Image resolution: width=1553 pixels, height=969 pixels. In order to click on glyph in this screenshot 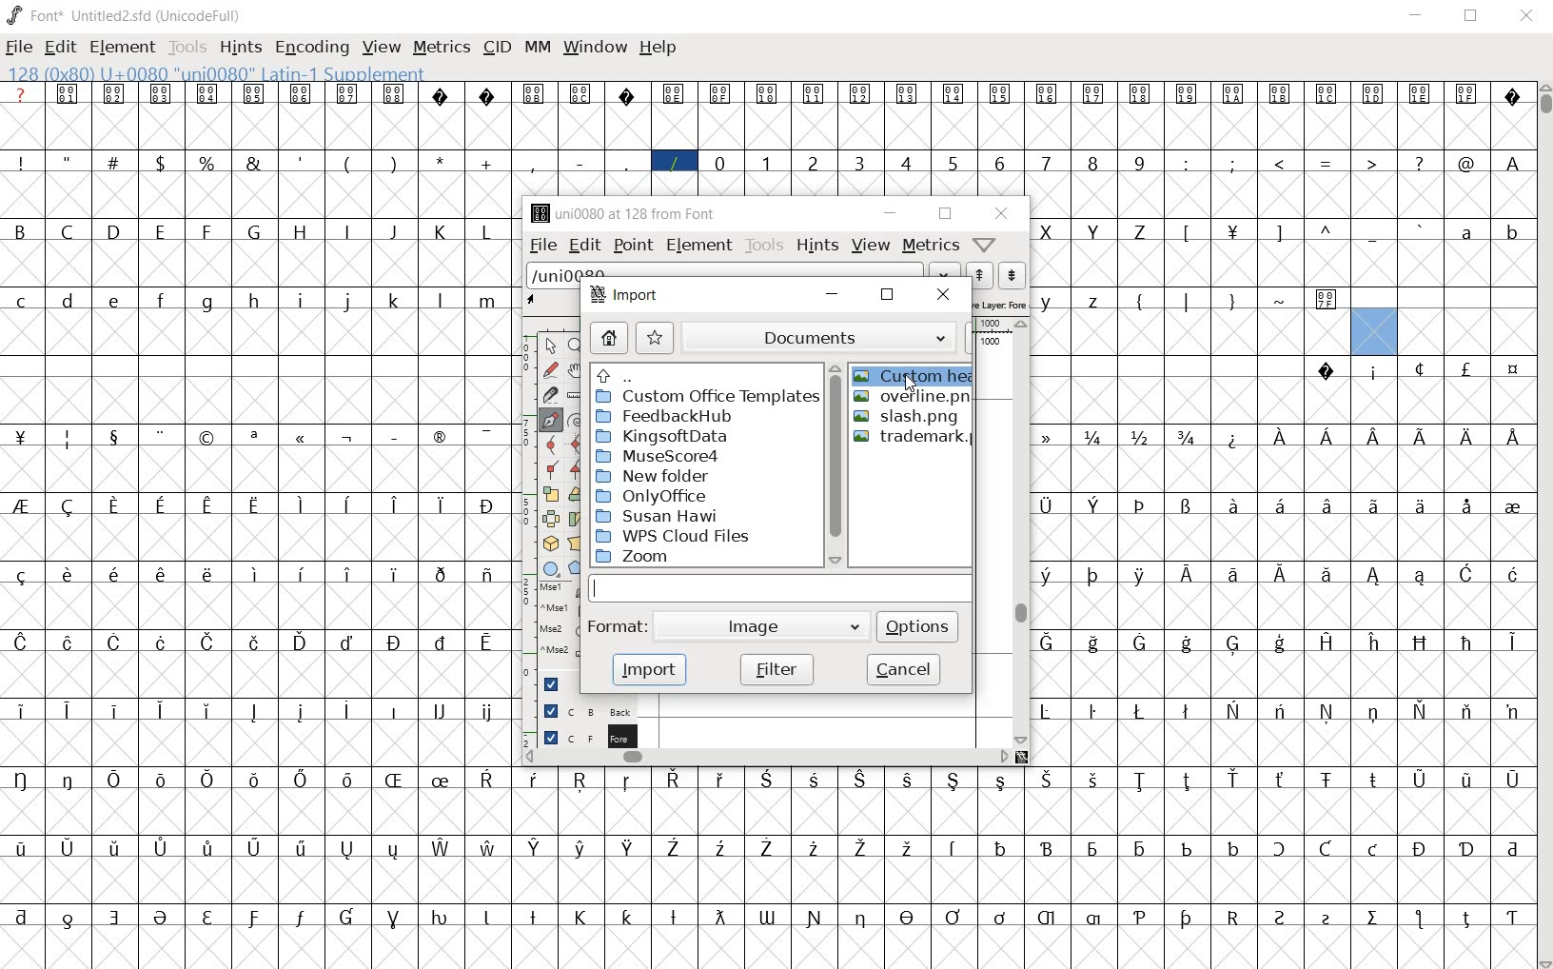, I will do `click(1421, 94)`.